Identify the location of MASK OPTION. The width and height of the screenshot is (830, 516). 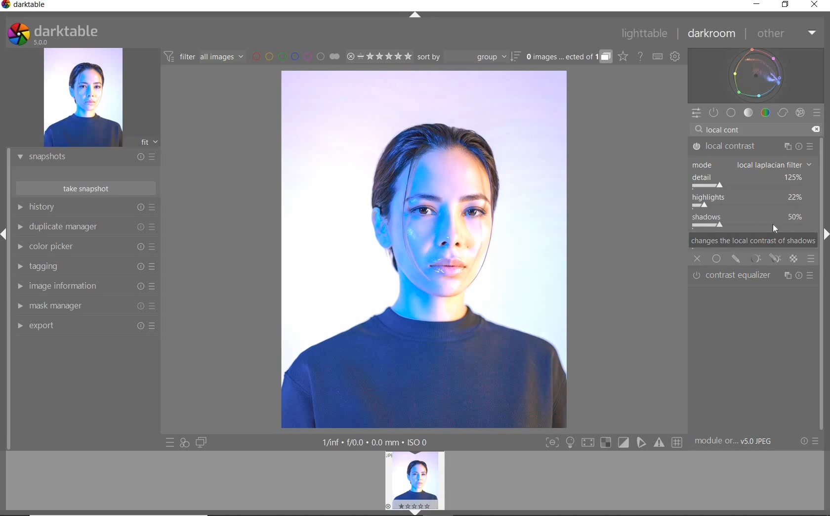
(794, 259).